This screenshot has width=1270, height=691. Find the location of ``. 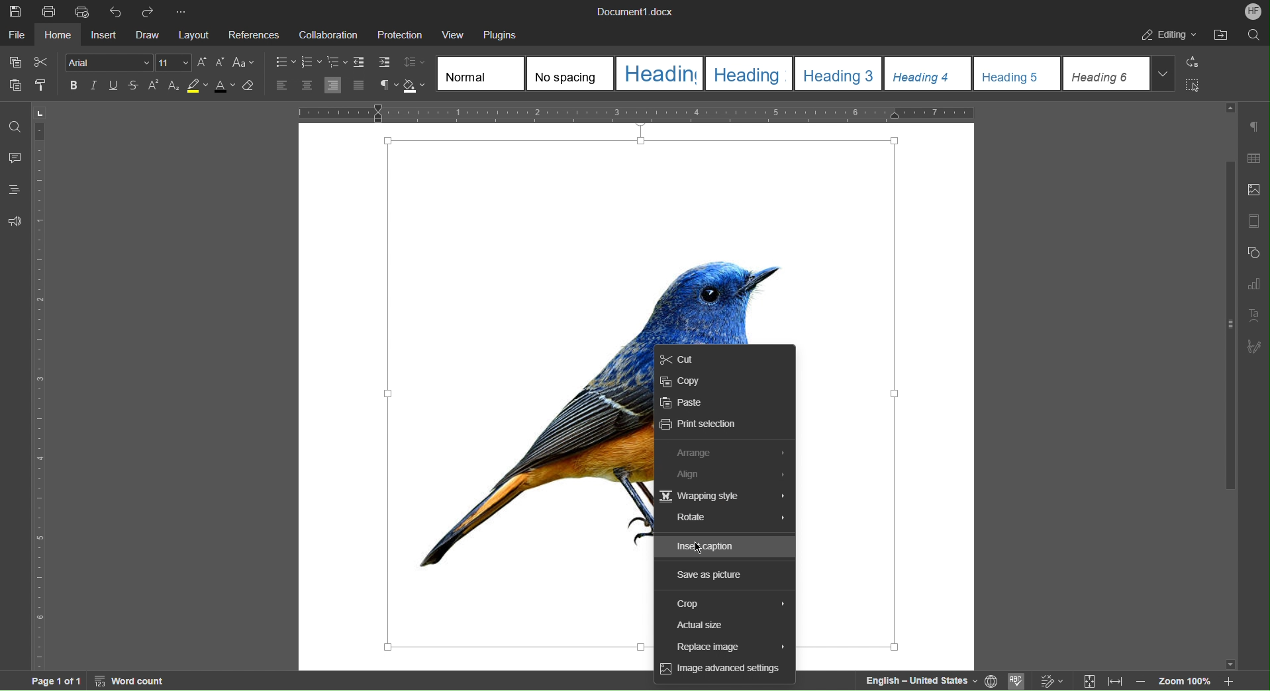

 is located at coordinates (724, 624).